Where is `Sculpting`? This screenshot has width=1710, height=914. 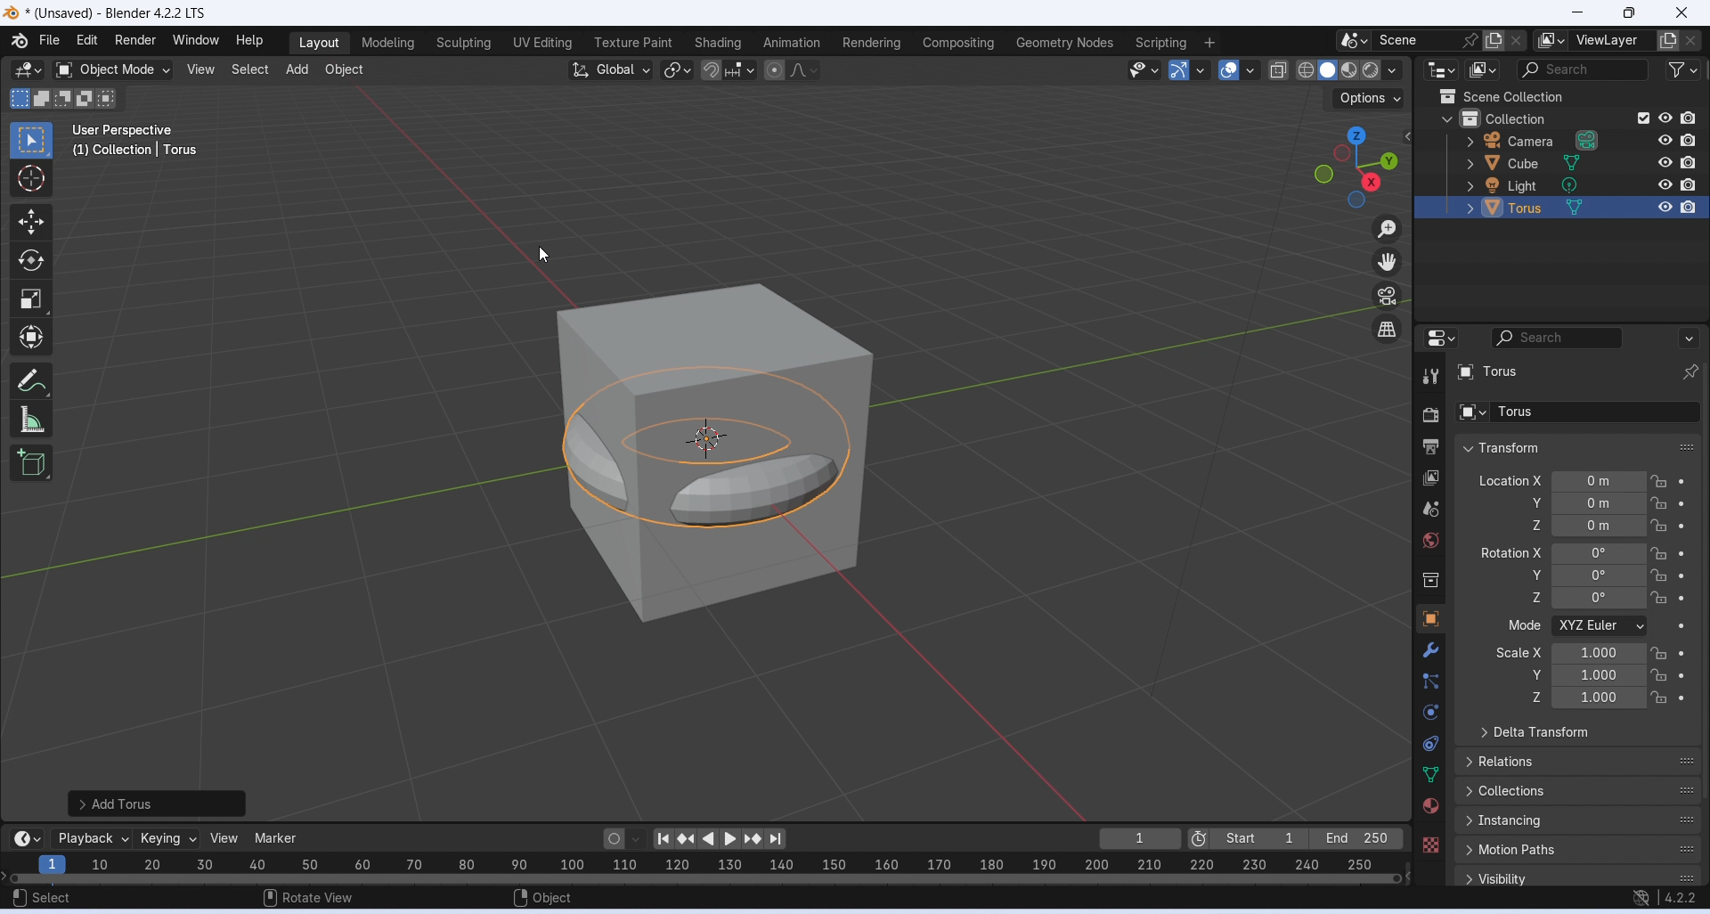 Sculpting is located at coordinates (461, 44).